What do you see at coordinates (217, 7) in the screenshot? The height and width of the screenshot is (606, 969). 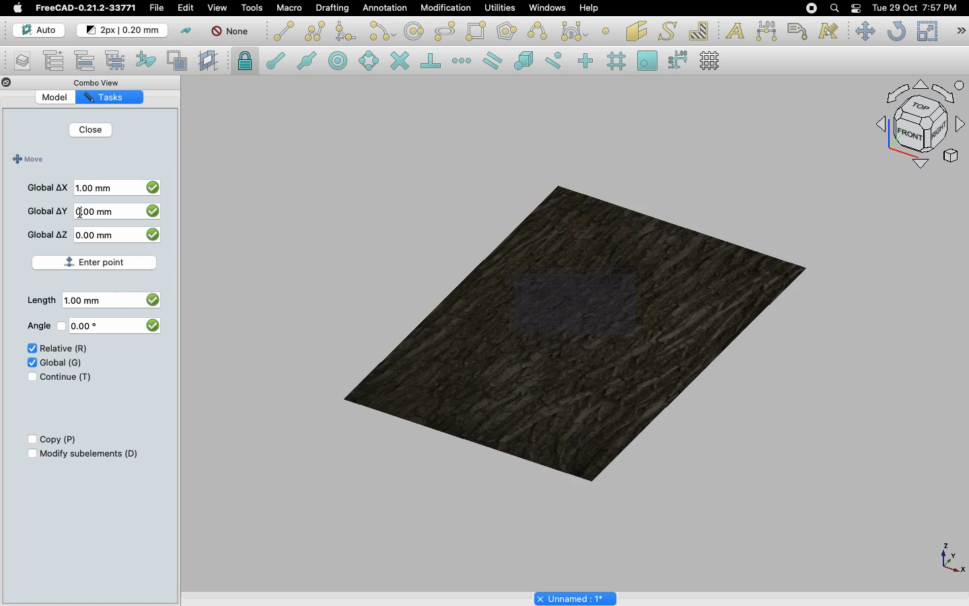 I see `View` at bounding box center [217, 7].